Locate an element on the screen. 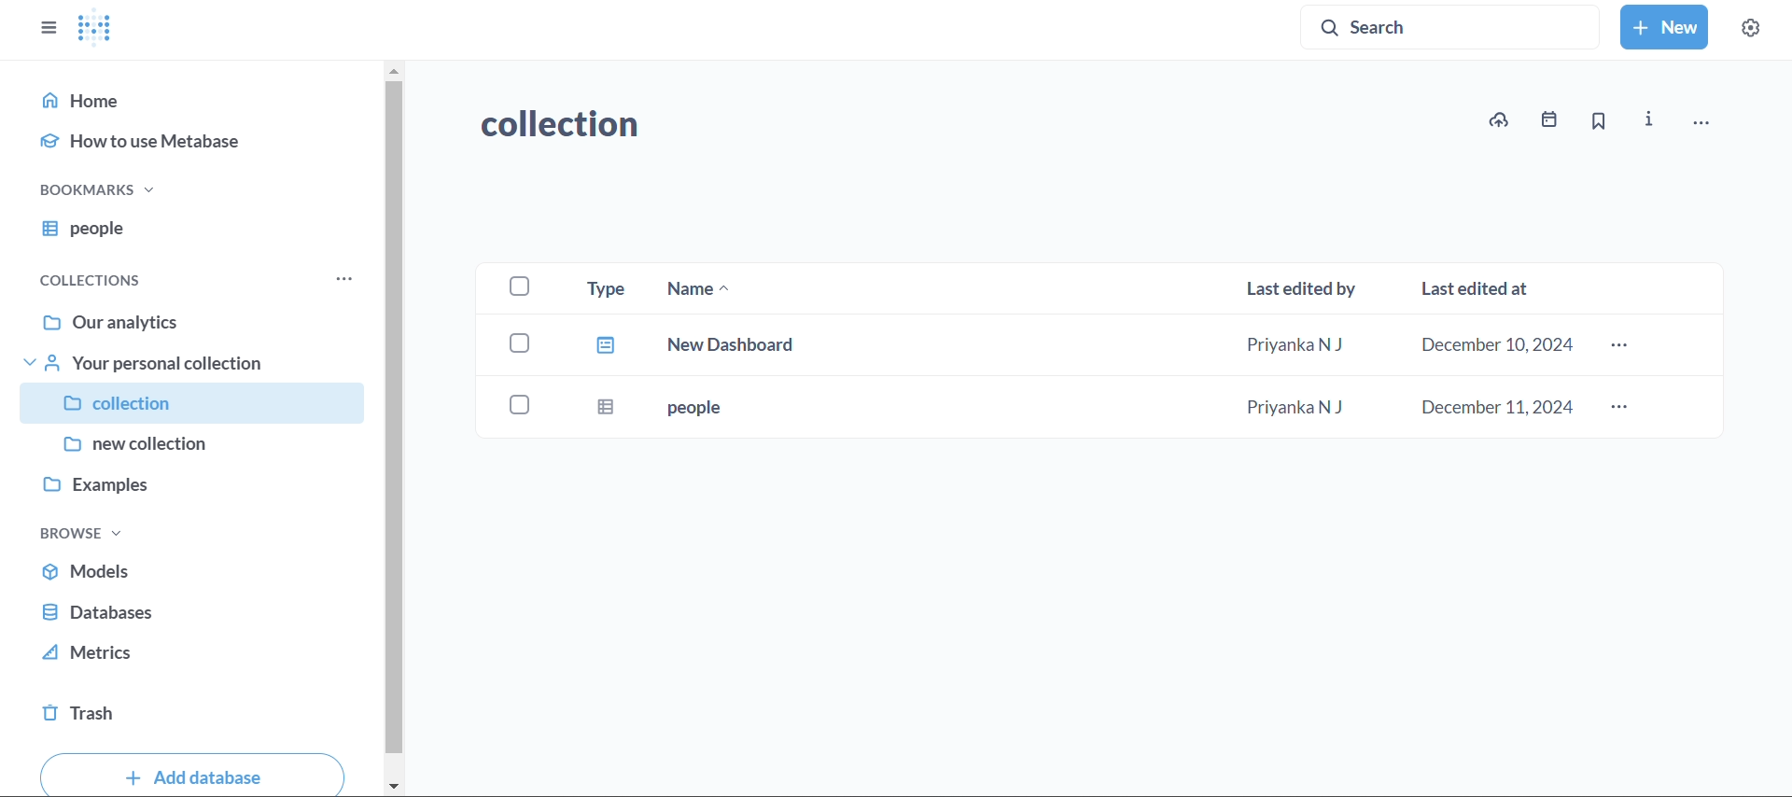  vertical scroll bar is located at coordinates (394, 427).